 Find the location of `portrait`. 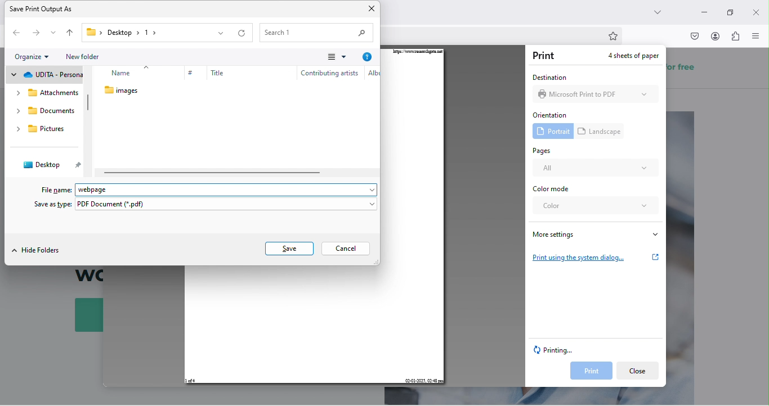

portrait is located at coordinates (550, 132).